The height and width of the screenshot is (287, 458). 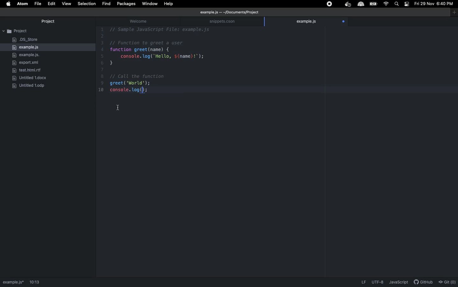 I want to click on Window, so click(x=151, y=4).